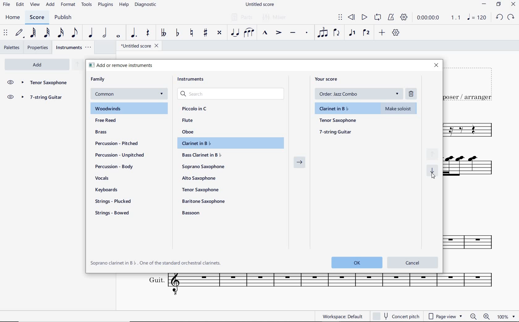  I want to click on woodwinds, so click(130, 109).